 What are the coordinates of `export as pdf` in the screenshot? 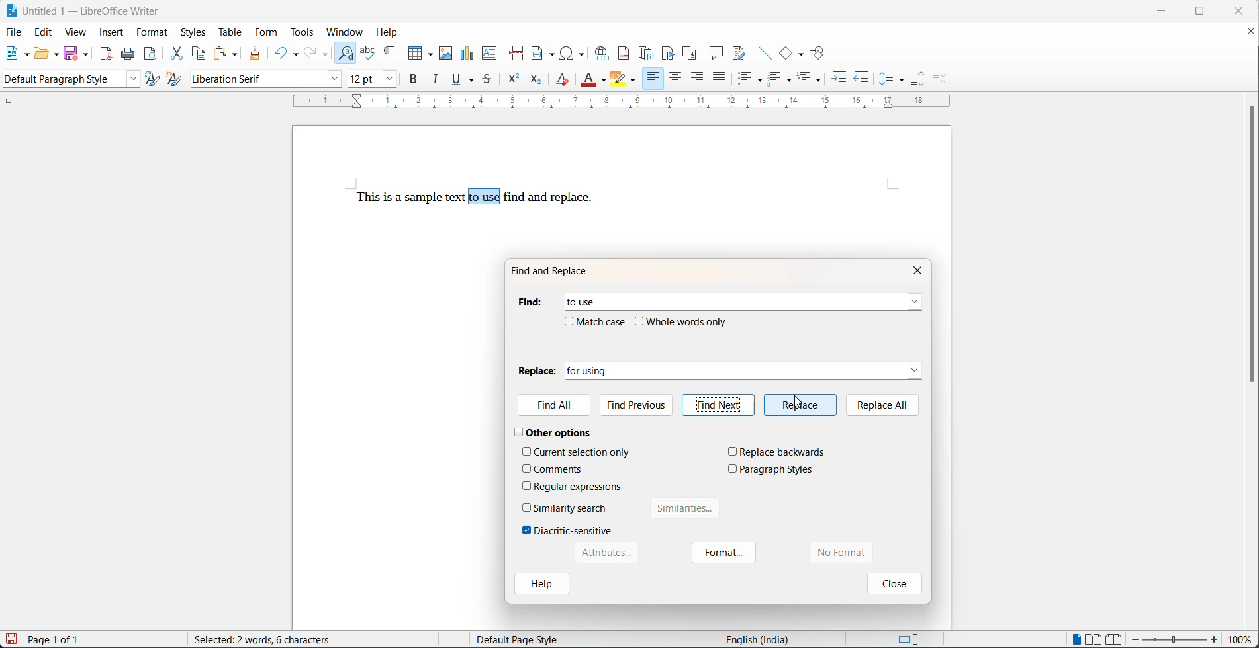 It's located at (106, 53).